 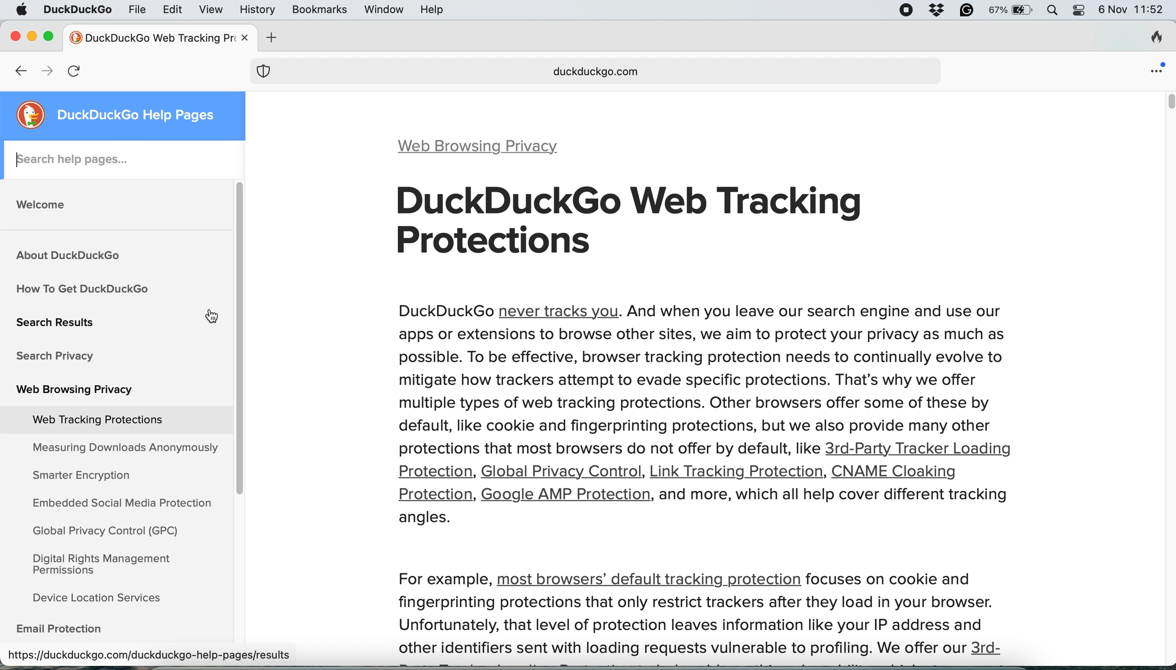 What do you see at coordinates (430, 519) in the screenshot?
I see `angles` at bounding box center [430, 519].